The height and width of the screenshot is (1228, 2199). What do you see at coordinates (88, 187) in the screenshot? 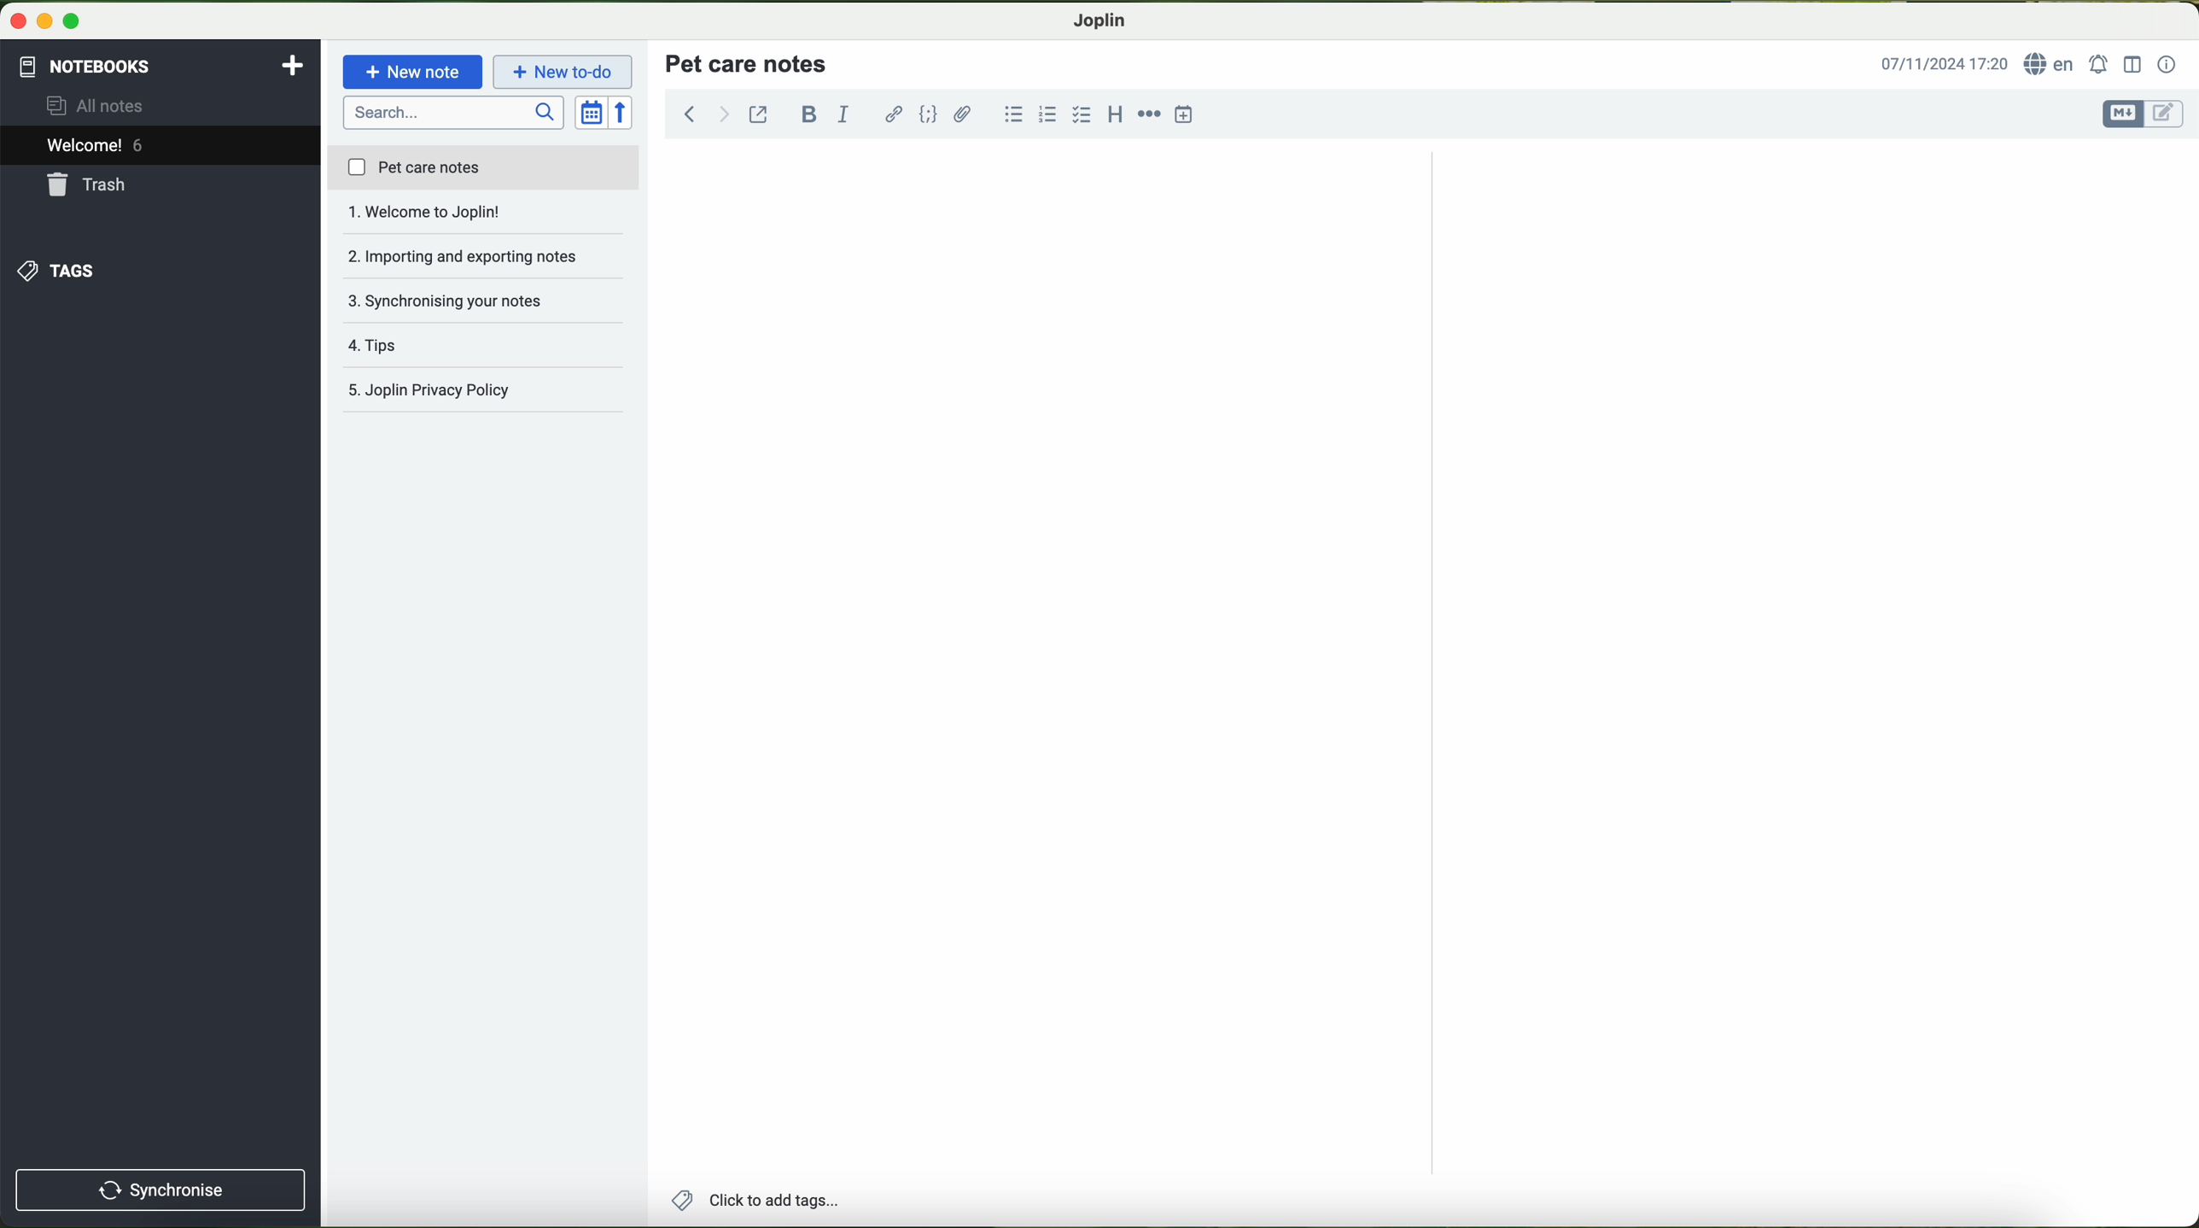
I see `trash` at bounding box center [88, 187].